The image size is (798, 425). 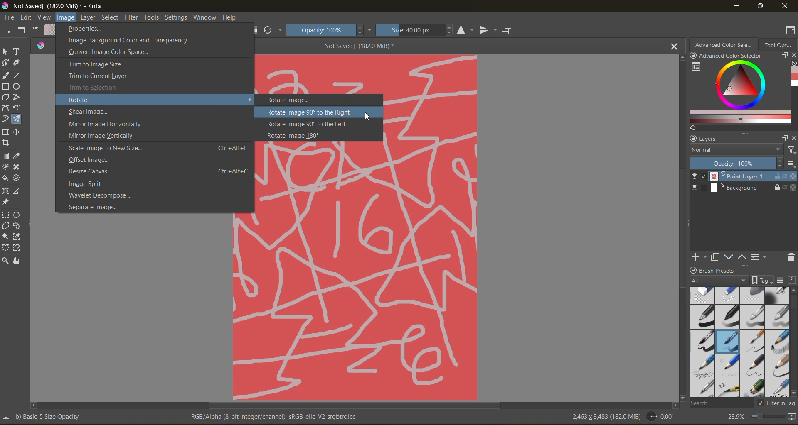 What do you see at coordinates (673, 404) in the screenshot?
I see `Scroll right` at bounding box center [673, 404].